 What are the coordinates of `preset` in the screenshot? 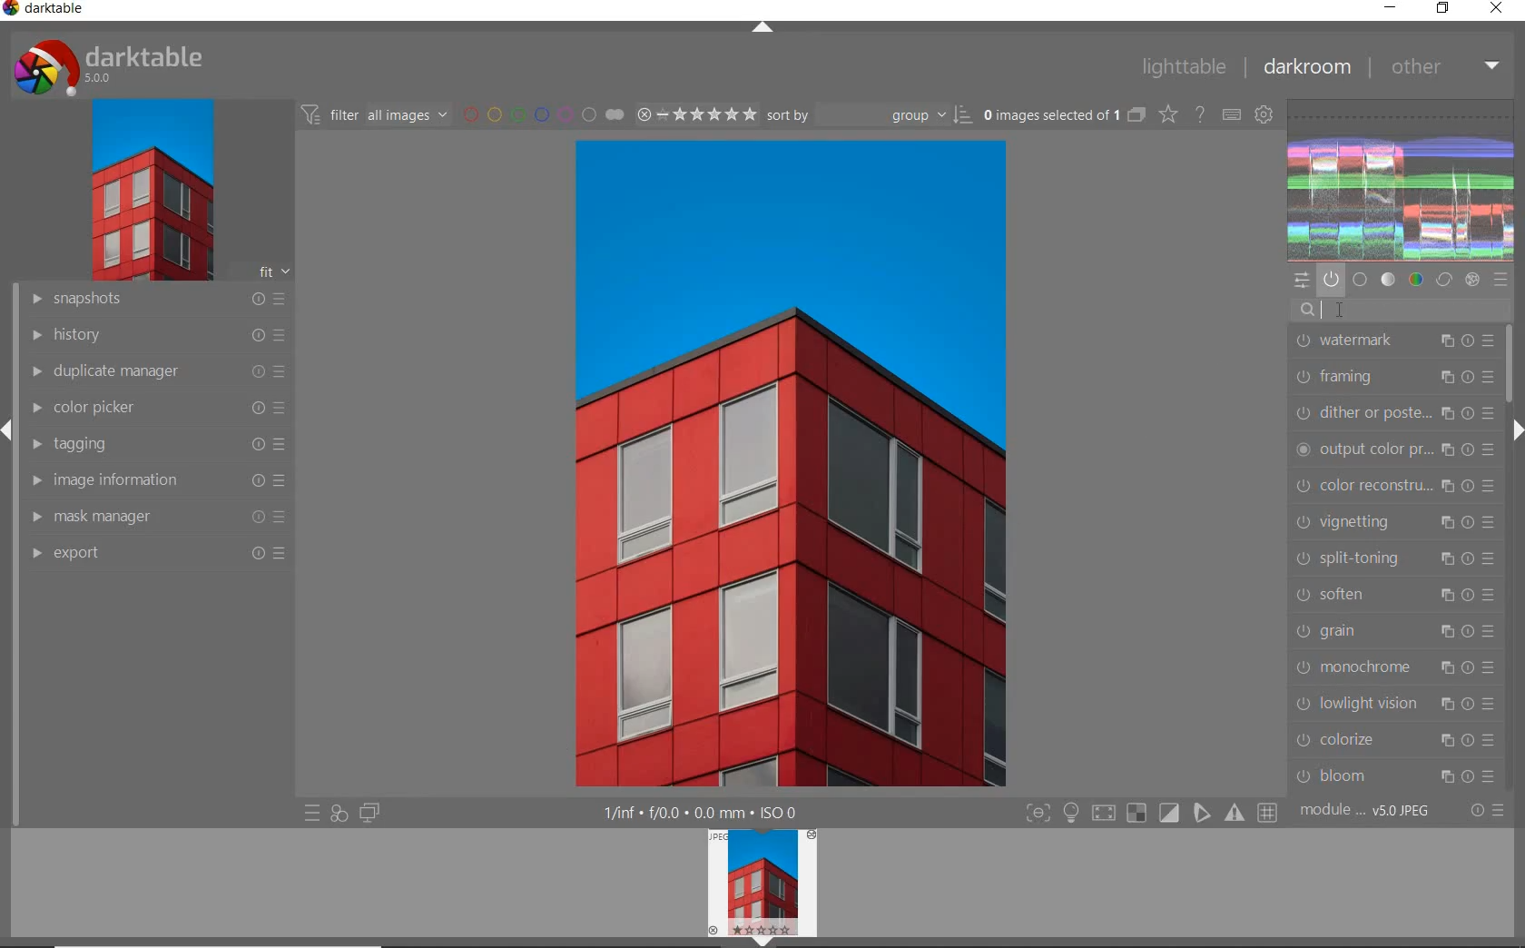 It's located at (1500, 281).